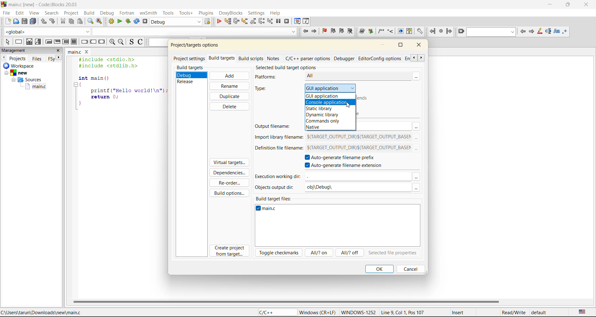 Image resolution: width=596 pixels, height=317 pixels. I want to click on rename, so click(228, 86).